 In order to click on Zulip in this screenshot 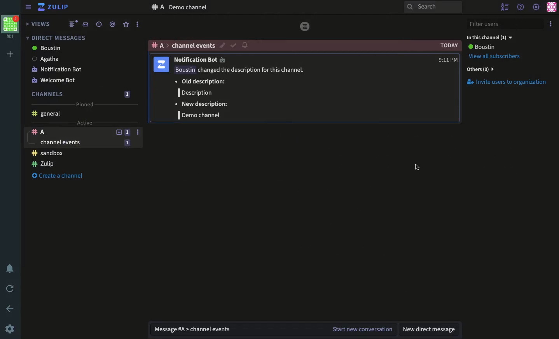, I will do `click(54, 8)`.